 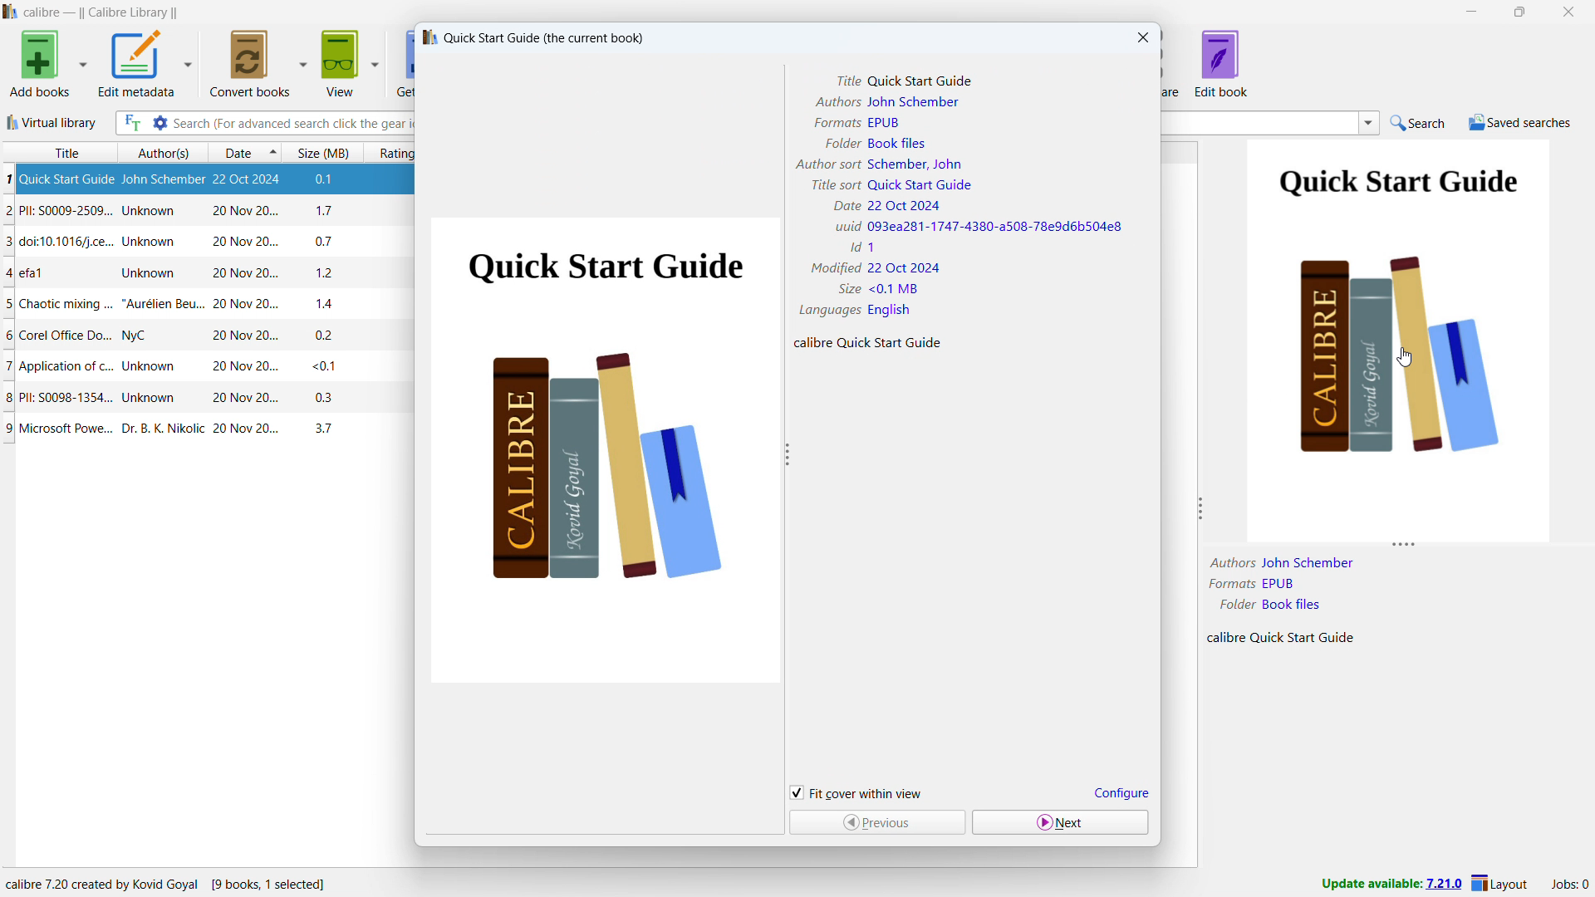 I want to click on Quick style Guide, so click(x=922, y=82).